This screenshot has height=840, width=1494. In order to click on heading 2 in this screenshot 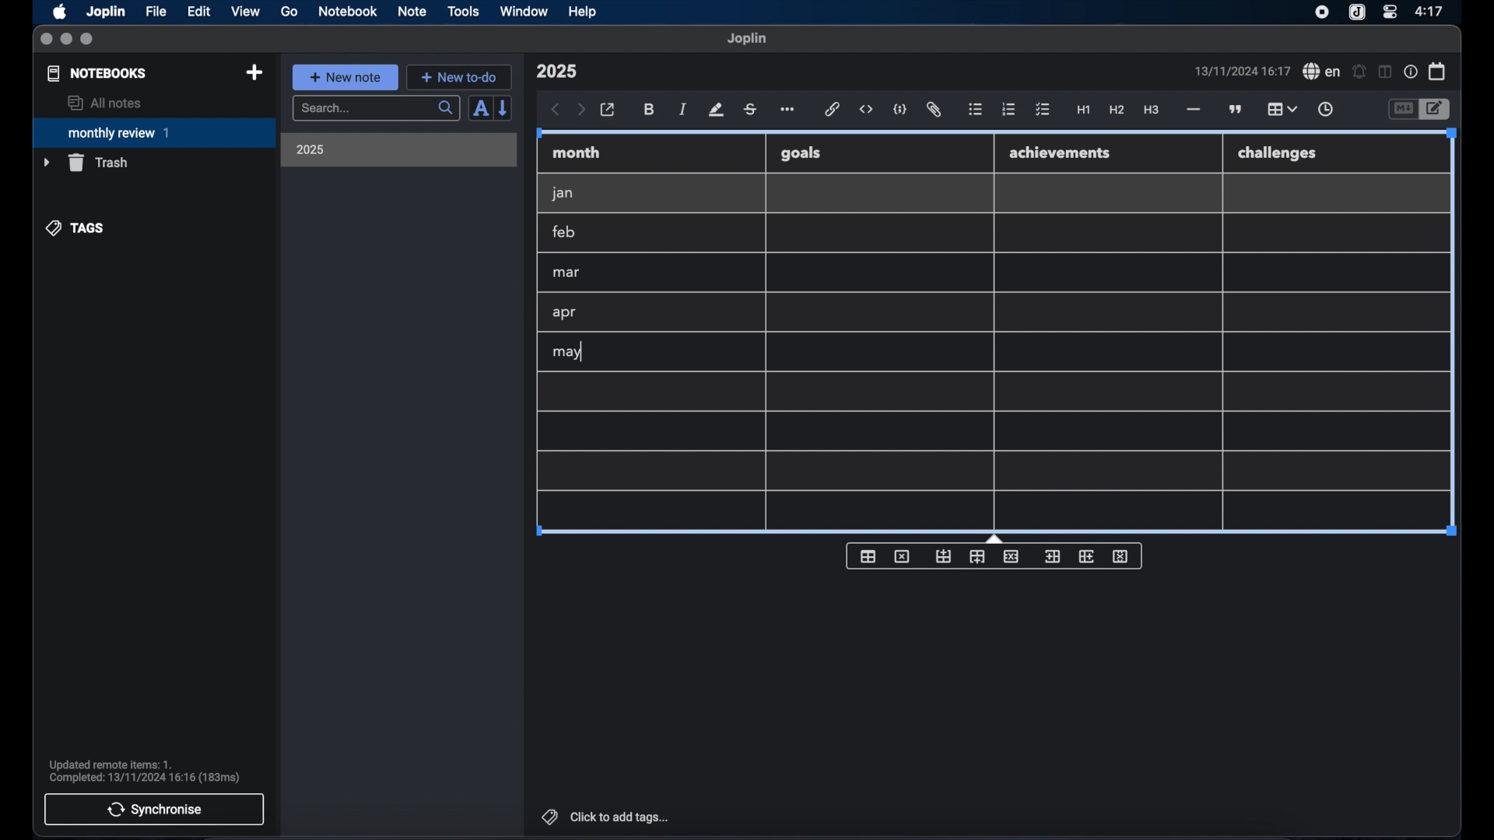, I will do `click(1117, 110)`.